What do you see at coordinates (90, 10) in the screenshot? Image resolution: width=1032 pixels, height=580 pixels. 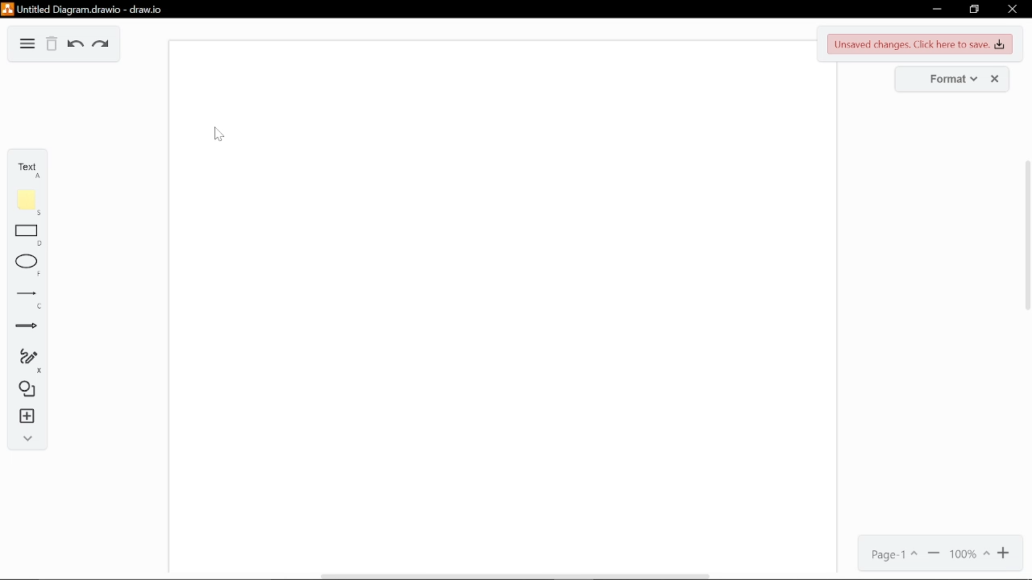 I see `Untitled Diagram.drawio - draw.io` at bounding box center [90, 10].